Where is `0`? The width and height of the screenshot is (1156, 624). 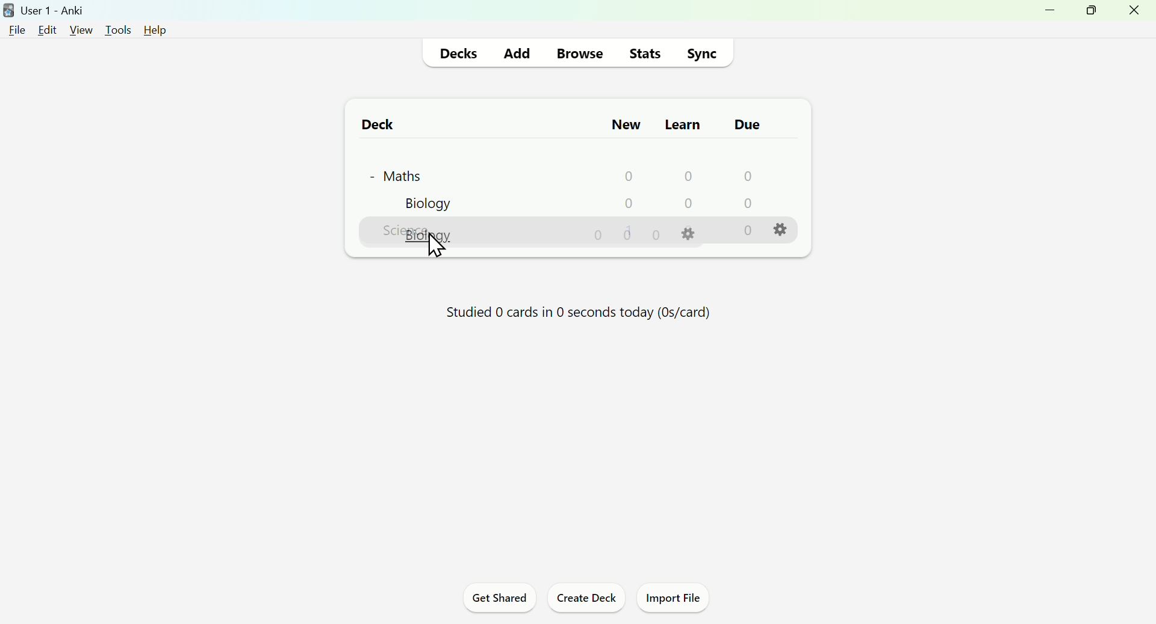
0 is located at coordinates (745, 204).